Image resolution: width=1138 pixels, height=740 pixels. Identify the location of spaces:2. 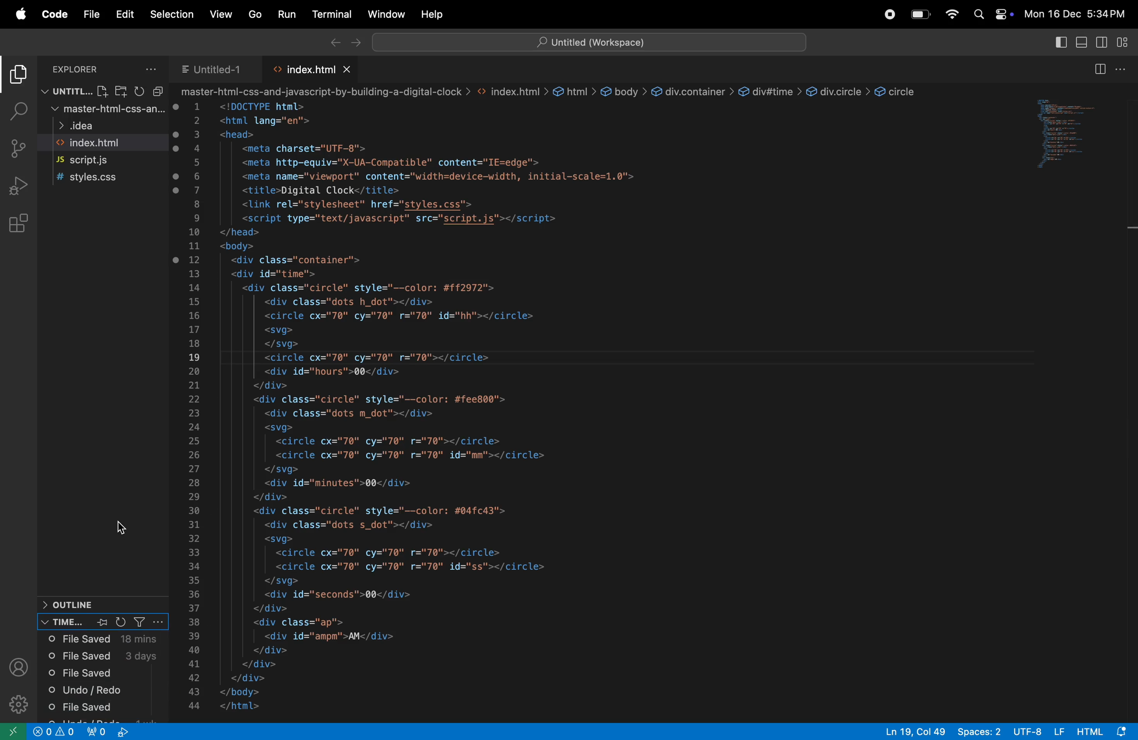
(977, 732).